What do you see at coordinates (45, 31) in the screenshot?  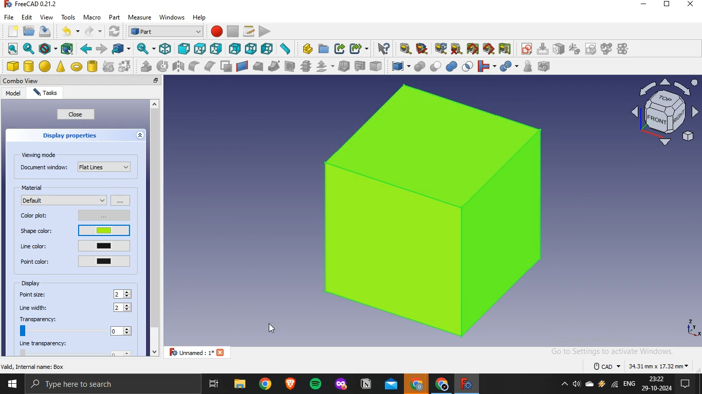 I see `save file` at bounding box center [45, 31].